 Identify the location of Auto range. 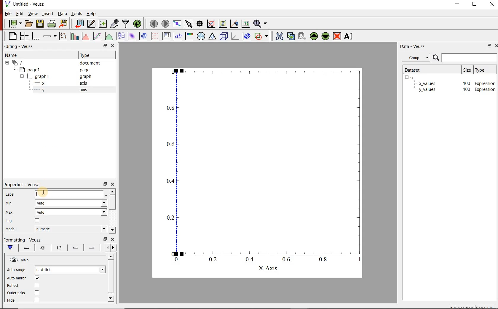
(17, 270).